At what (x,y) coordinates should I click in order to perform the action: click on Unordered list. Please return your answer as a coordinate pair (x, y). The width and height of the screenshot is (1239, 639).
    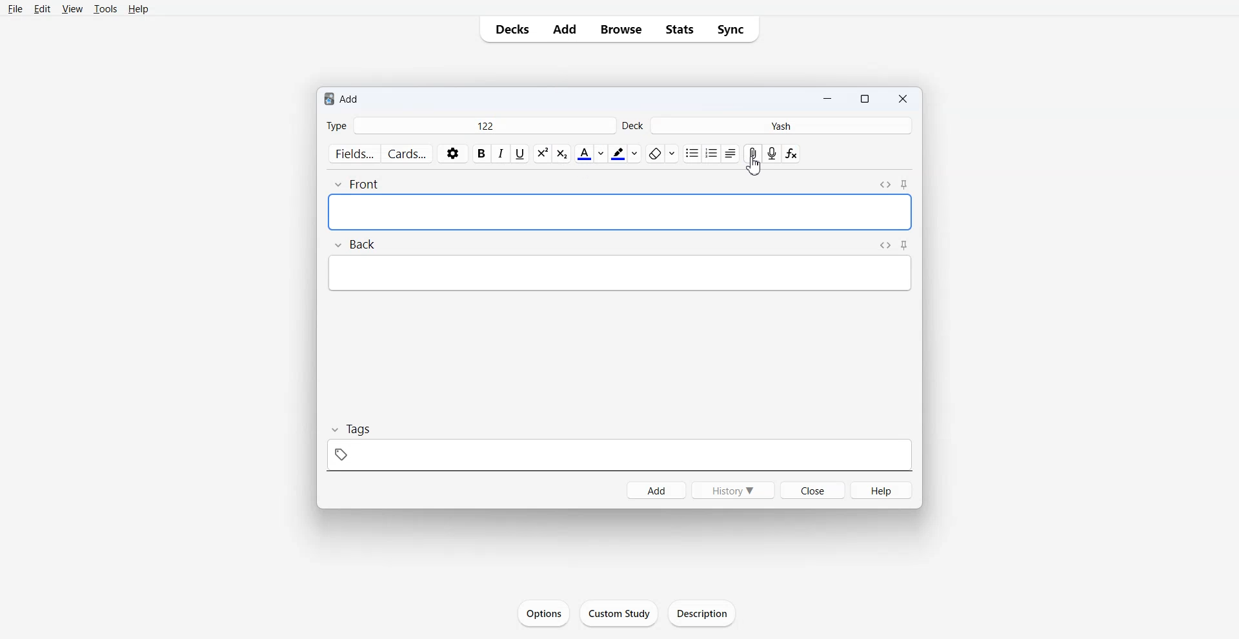
    Looking at the image, I should click on (691, 154).